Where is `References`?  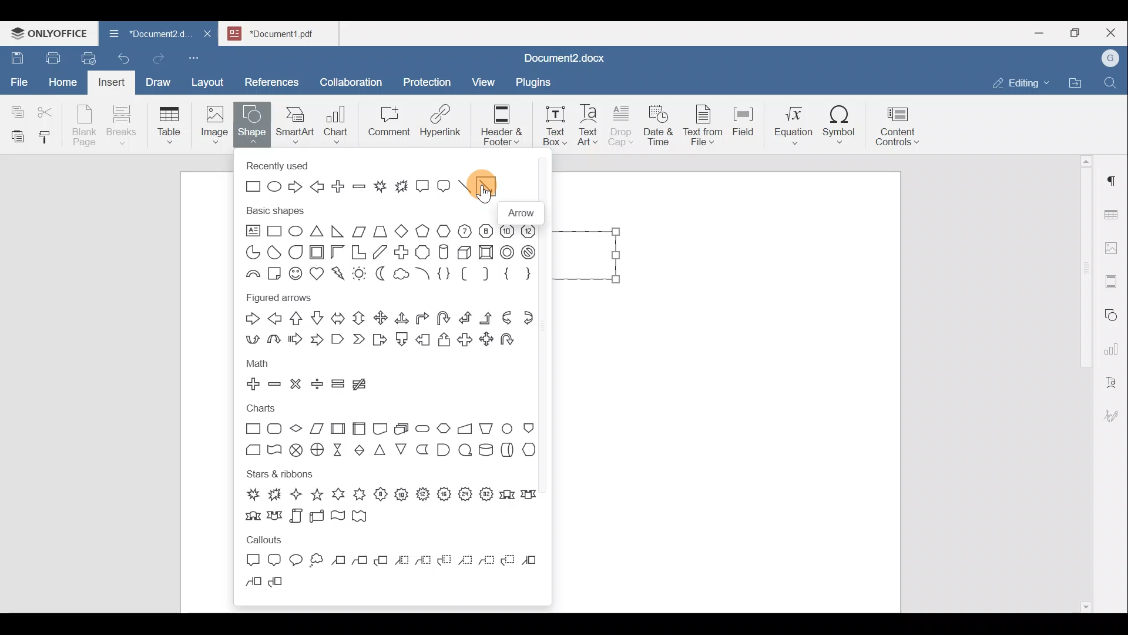
References is located at coordinates (271, 81).